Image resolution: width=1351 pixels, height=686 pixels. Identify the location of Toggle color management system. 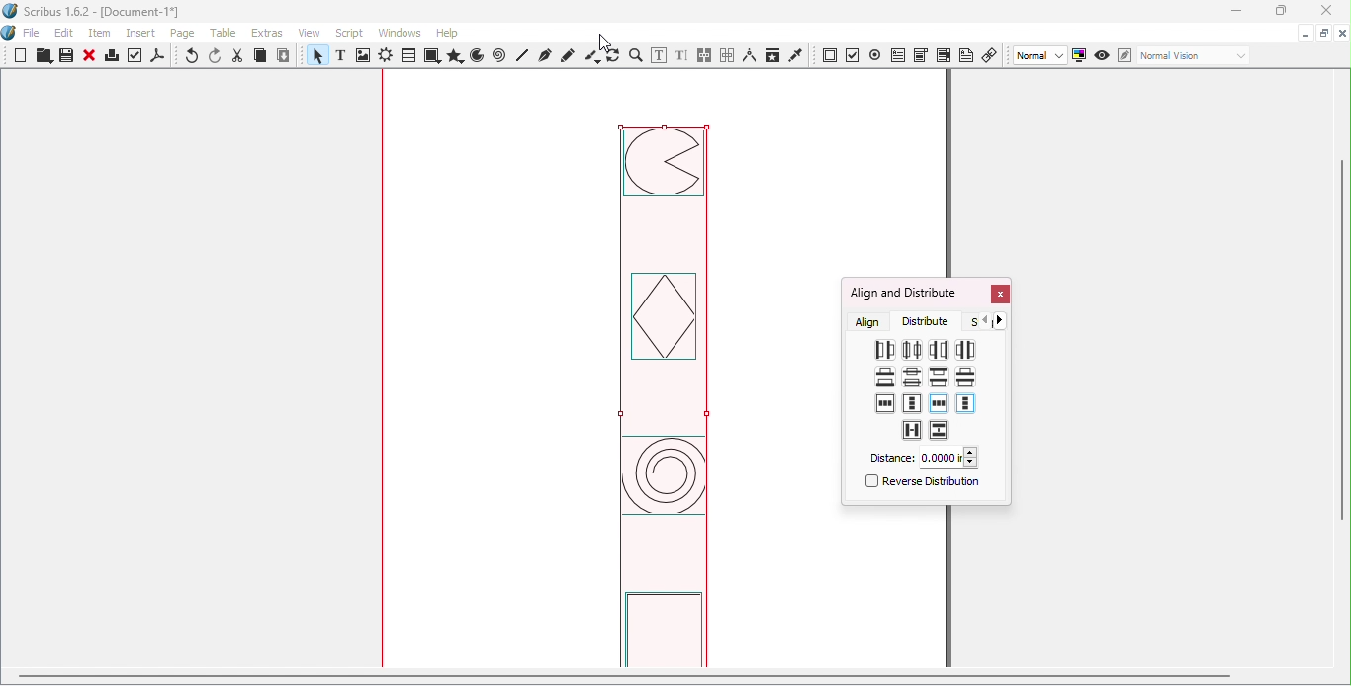
(1080, 54).